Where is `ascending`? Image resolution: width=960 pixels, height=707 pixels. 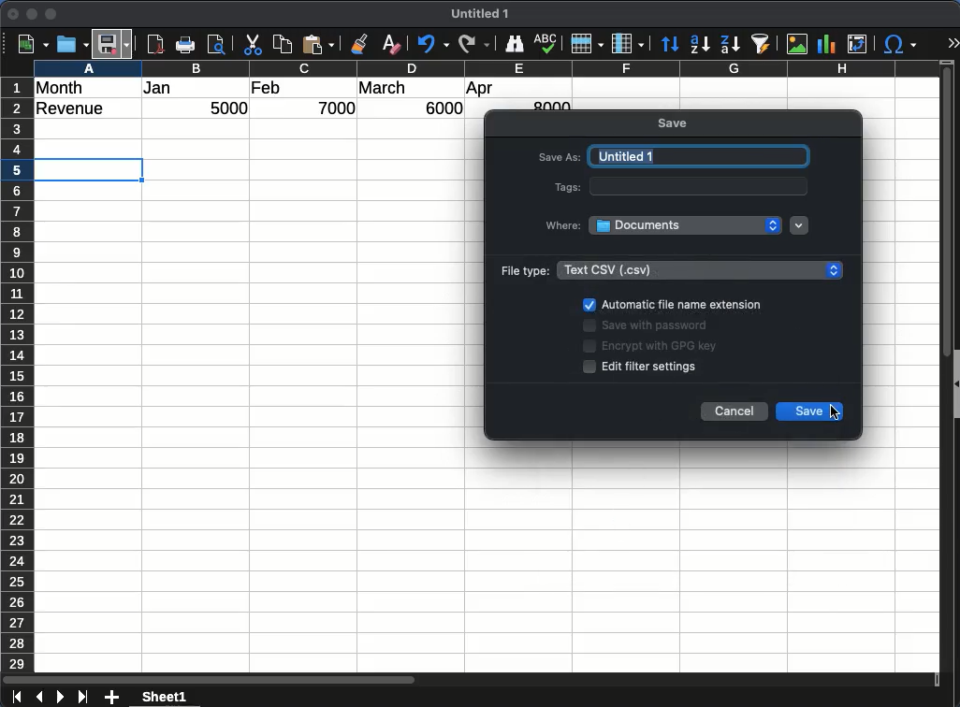 ascending is located at coordinates (700, 44).